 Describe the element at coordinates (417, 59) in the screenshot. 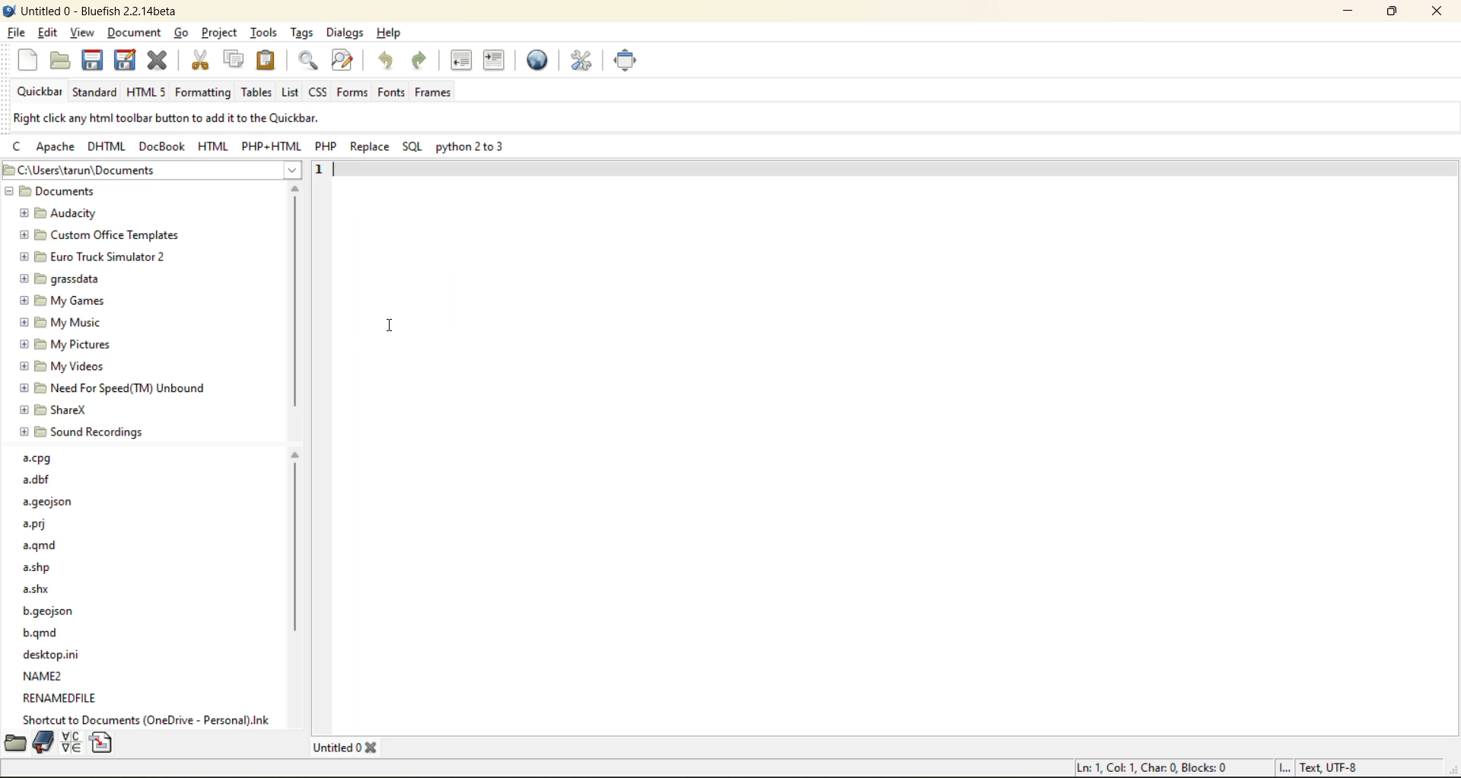

I see `redo` at that location.